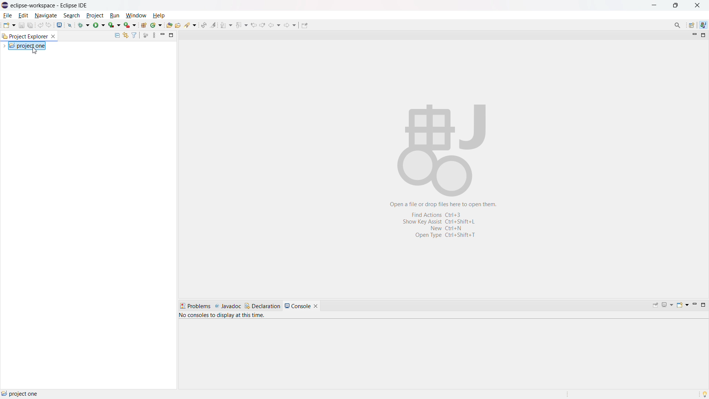  Describe the element at coordinates (694, 305) in the screenshot. I see `minimize` at that location.